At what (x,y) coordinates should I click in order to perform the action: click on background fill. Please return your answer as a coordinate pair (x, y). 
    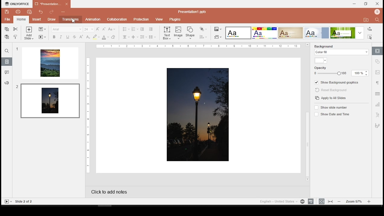
    Looking at the image, I should click on (341, 50).